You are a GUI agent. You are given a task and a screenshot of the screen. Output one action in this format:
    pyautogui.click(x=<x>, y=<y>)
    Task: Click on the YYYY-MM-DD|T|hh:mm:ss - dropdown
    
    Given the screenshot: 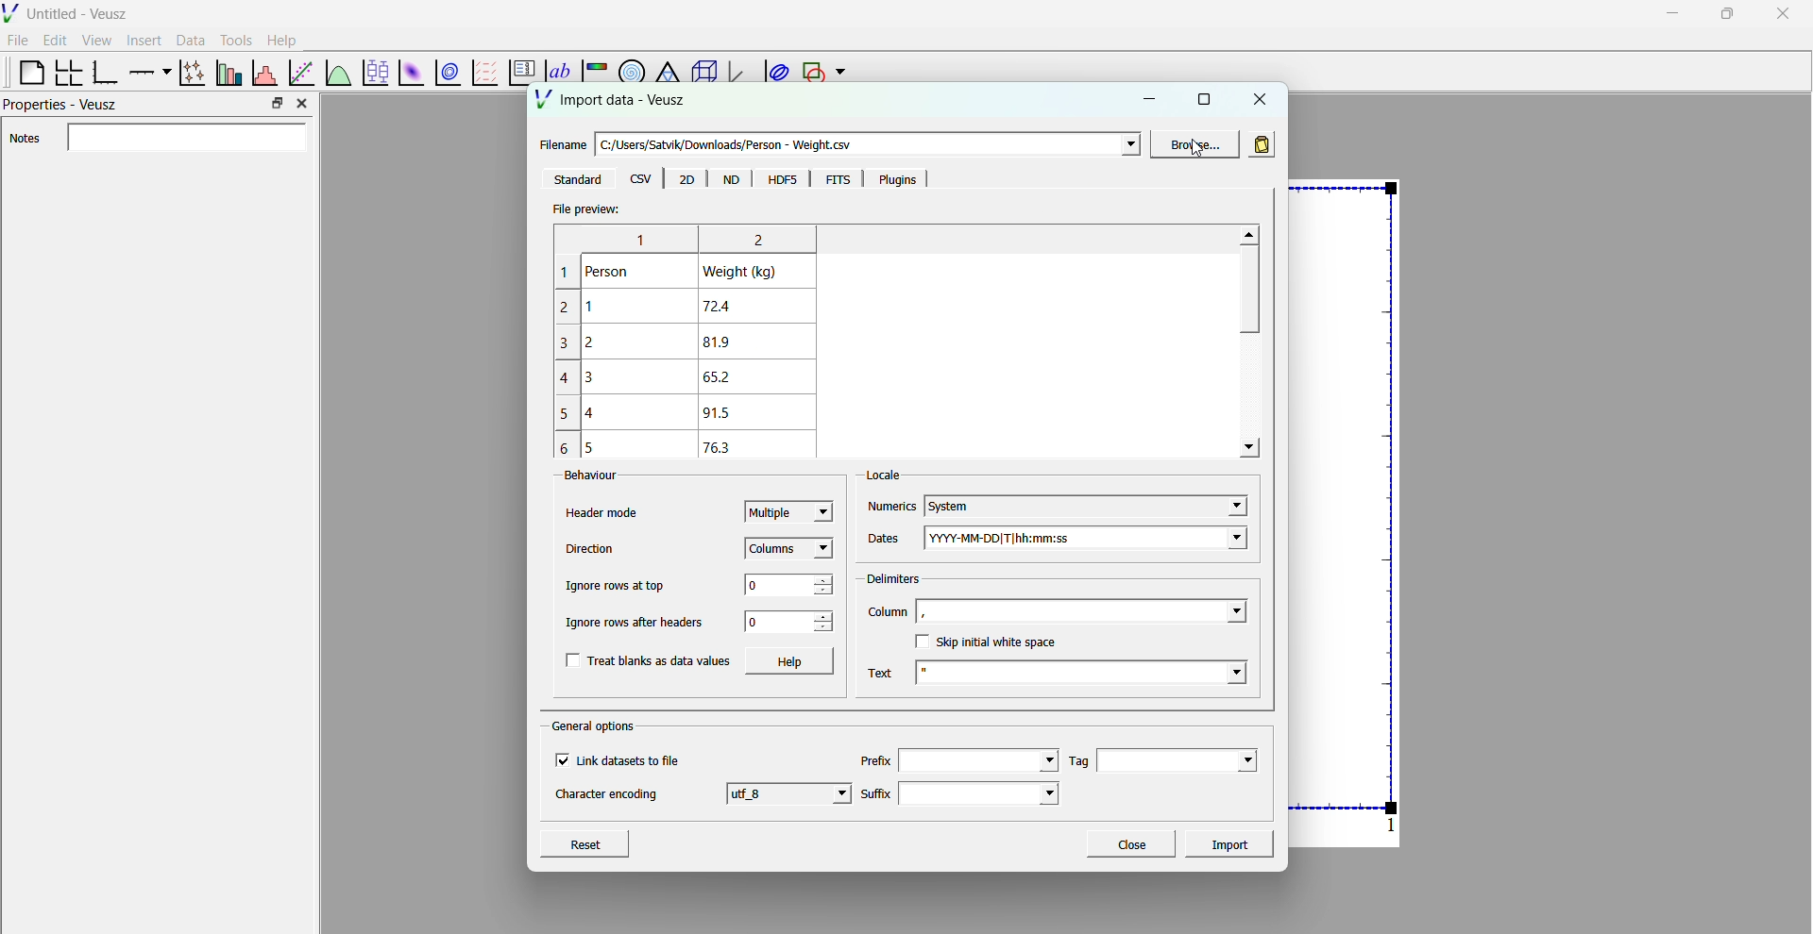 What is the action you would take?
    pyautogui.click(x=1101, y=540)
    